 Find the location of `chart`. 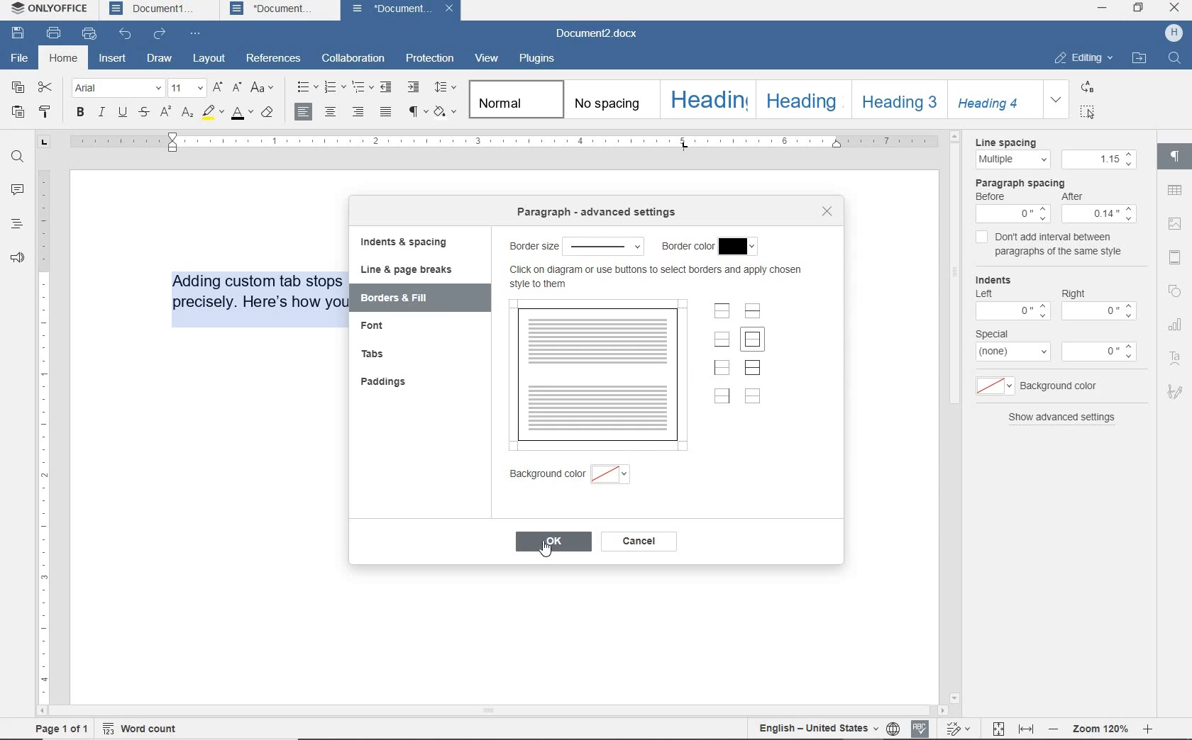

chart is located at coordinates (1176, 321).